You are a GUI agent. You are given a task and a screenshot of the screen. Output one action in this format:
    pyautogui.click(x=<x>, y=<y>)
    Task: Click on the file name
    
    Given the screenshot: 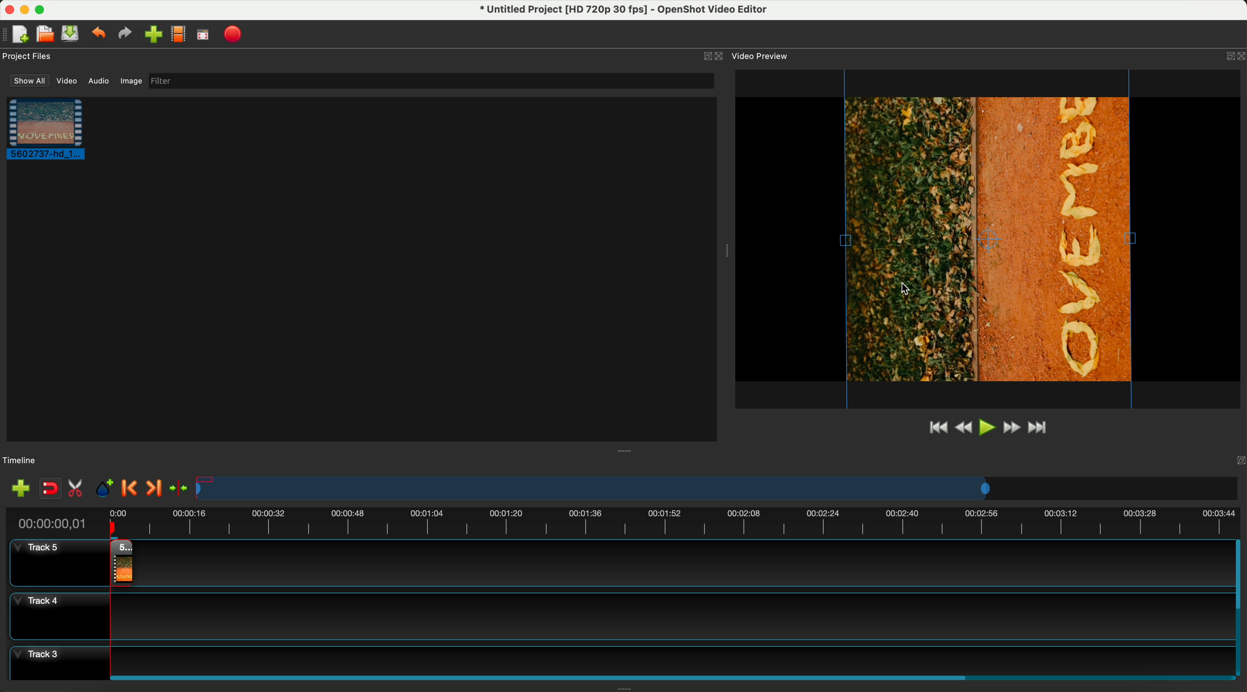 What is the action you would take?
    pyautogui.click(x=628, y=12)
    